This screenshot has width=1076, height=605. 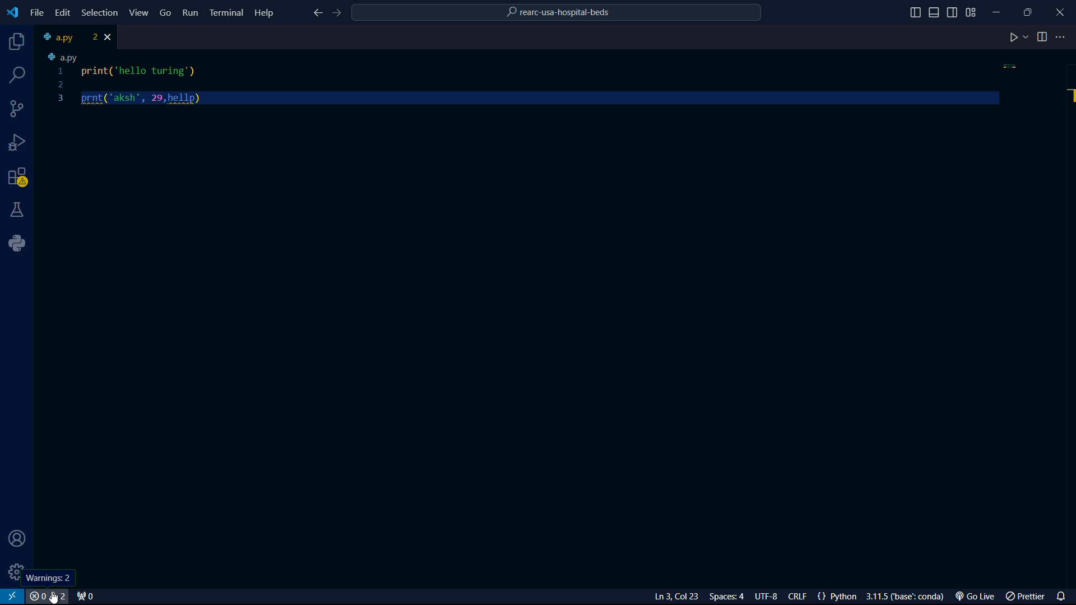 What do you see at coordinates (166, 12) in the screenshot?
I see `Go` at bounding box center [166, 12].